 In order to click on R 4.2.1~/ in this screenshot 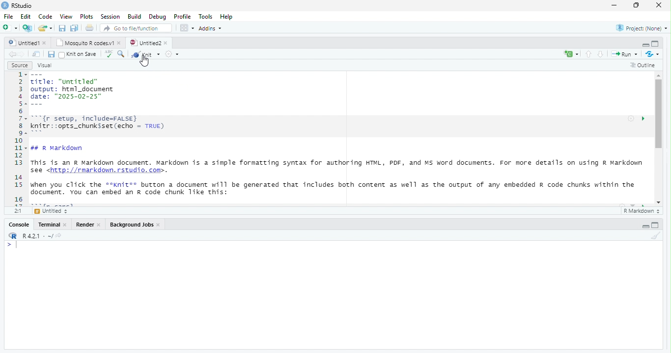, I will do `click(38, 236)`.